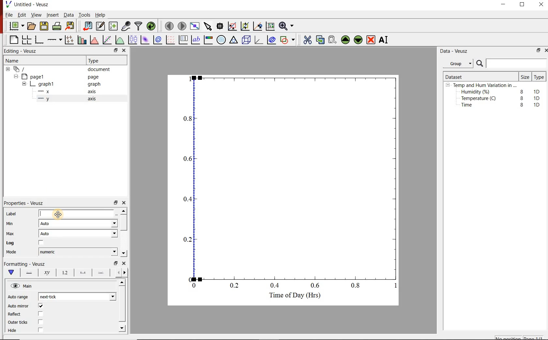 The width and height of the screenshot is (548, 340). What do you see at coordinates (234, 41) in the screenshot?
I see `ternary graph` at bounding box center [234, 41].